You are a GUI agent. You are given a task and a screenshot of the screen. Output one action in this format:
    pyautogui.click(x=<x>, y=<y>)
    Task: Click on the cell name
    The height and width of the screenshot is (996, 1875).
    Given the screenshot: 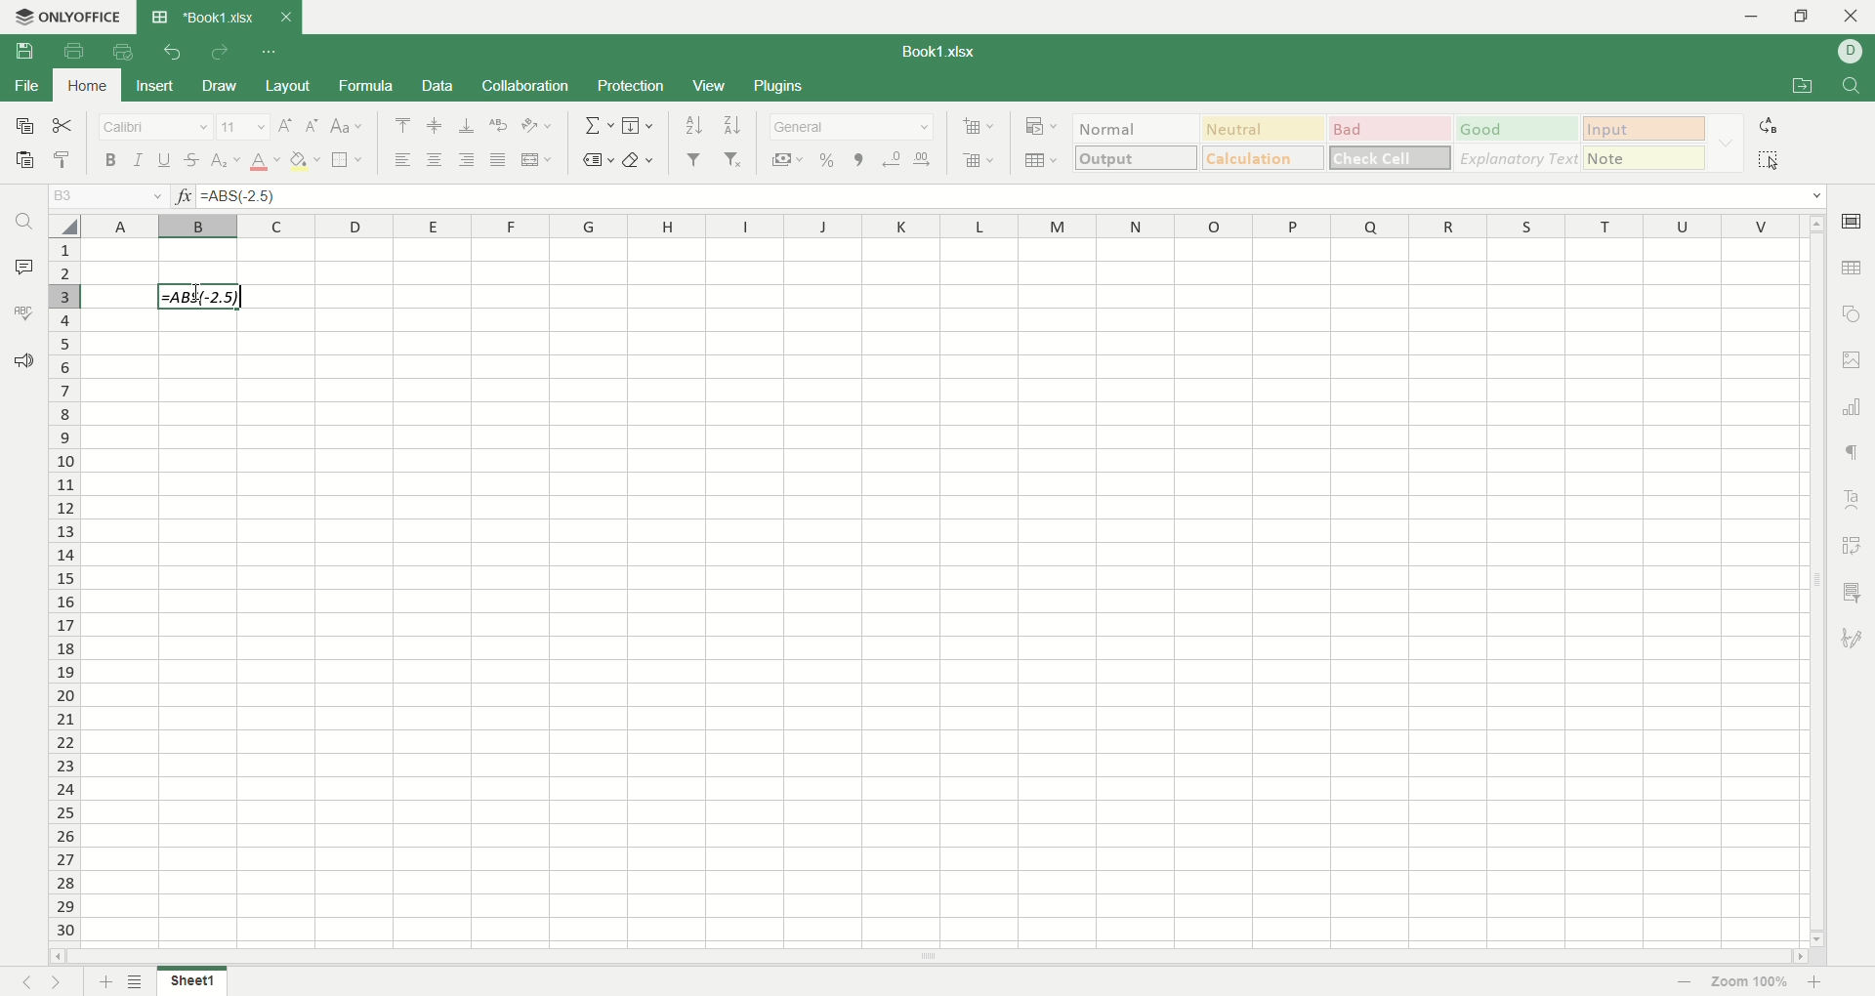 What is the action you would take?
    pyautogui.click(x=109, y=196)
    